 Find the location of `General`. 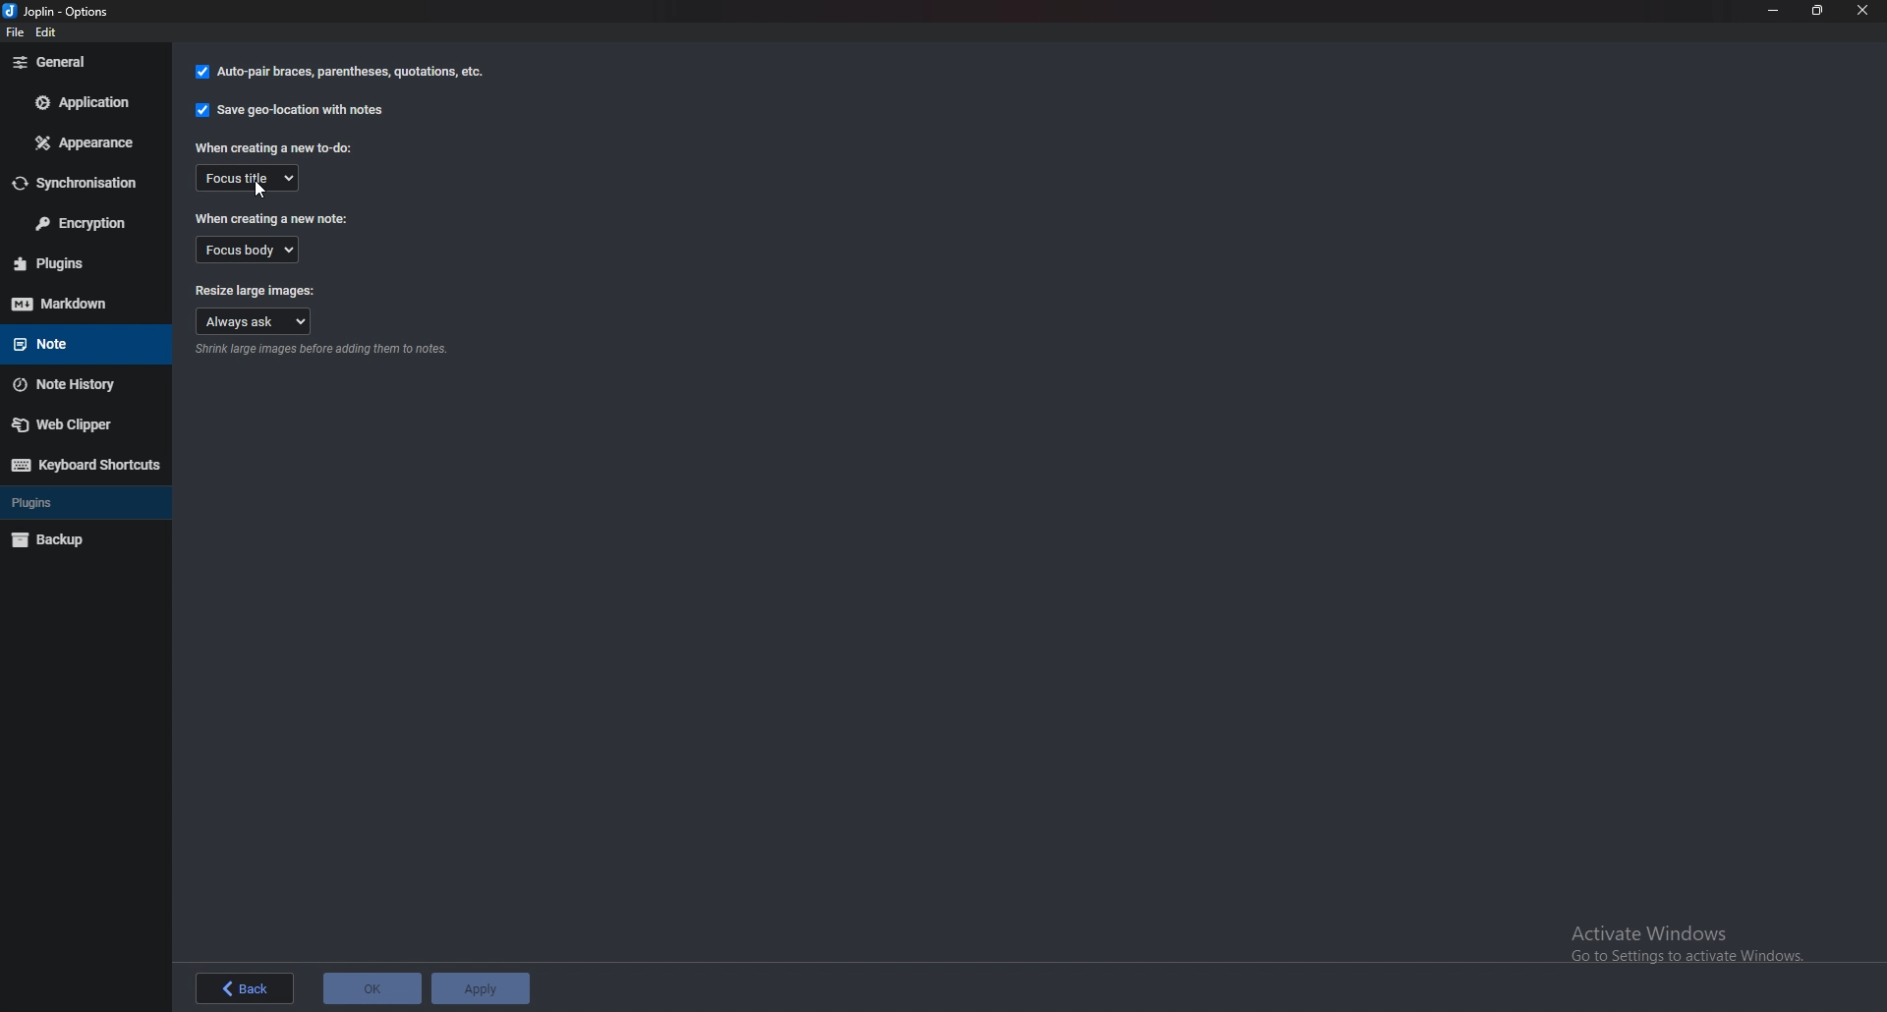

General is located at coordinates (80, 62).